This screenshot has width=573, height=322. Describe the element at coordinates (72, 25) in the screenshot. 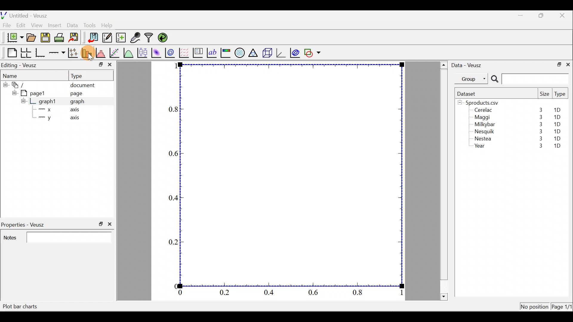

I see `Data` at that location.